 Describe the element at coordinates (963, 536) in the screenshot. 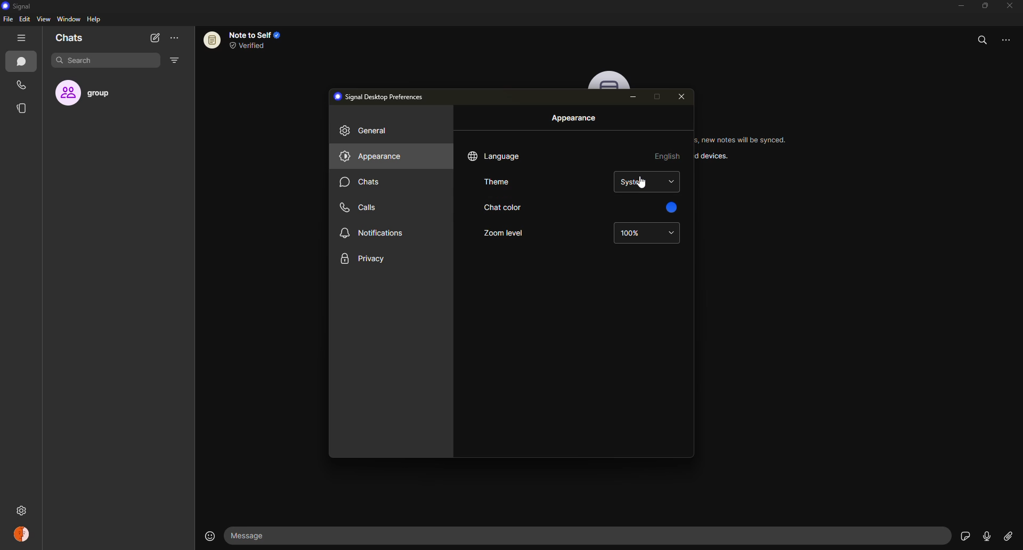

I see `stickers` at that location.